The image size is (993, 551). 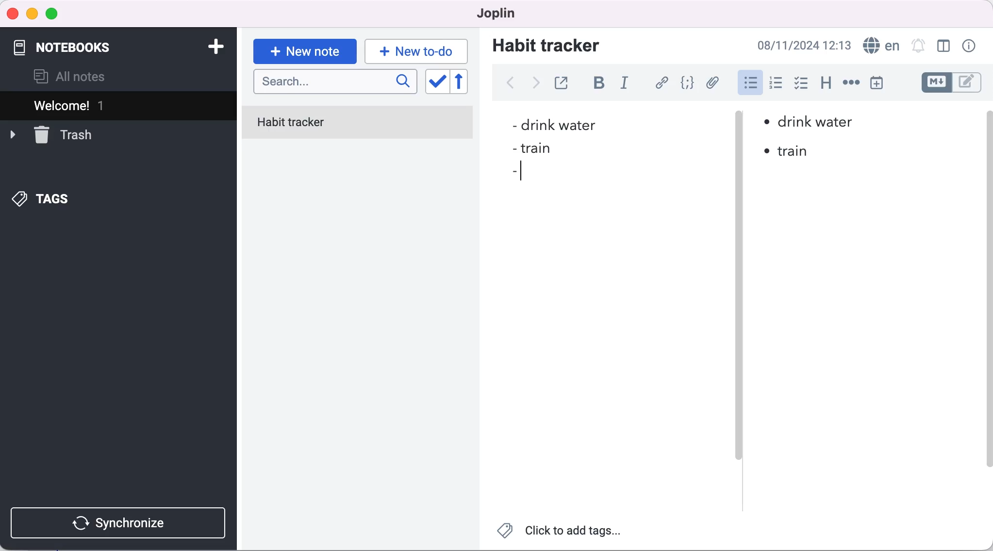 What do you see at coordinates (466, 82) in the screenshot?
I see `reverse sort order` at bounding box center [466, 82].